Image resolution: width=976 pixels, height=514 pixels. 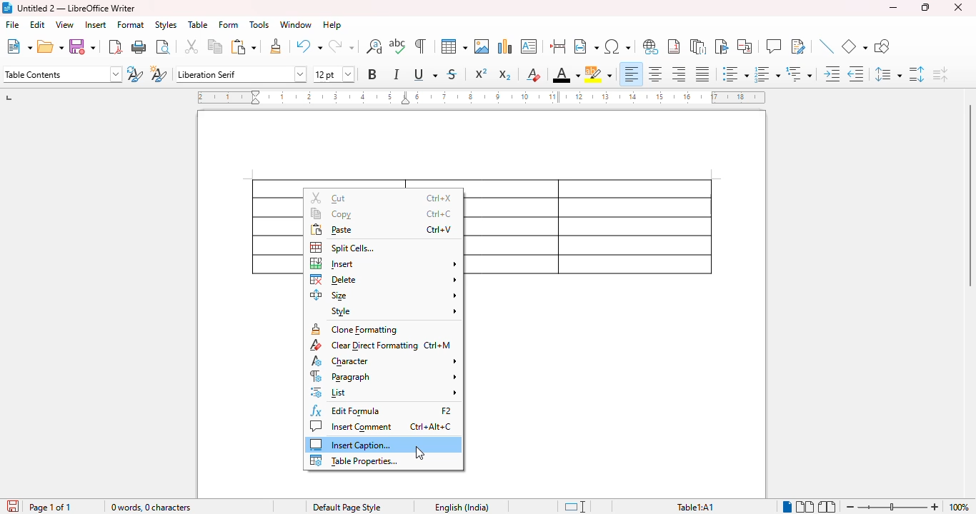 What do you see at coordinates (882, 46) in the screenshot?
I see `show draw functions` at bounding box center [882, 46].